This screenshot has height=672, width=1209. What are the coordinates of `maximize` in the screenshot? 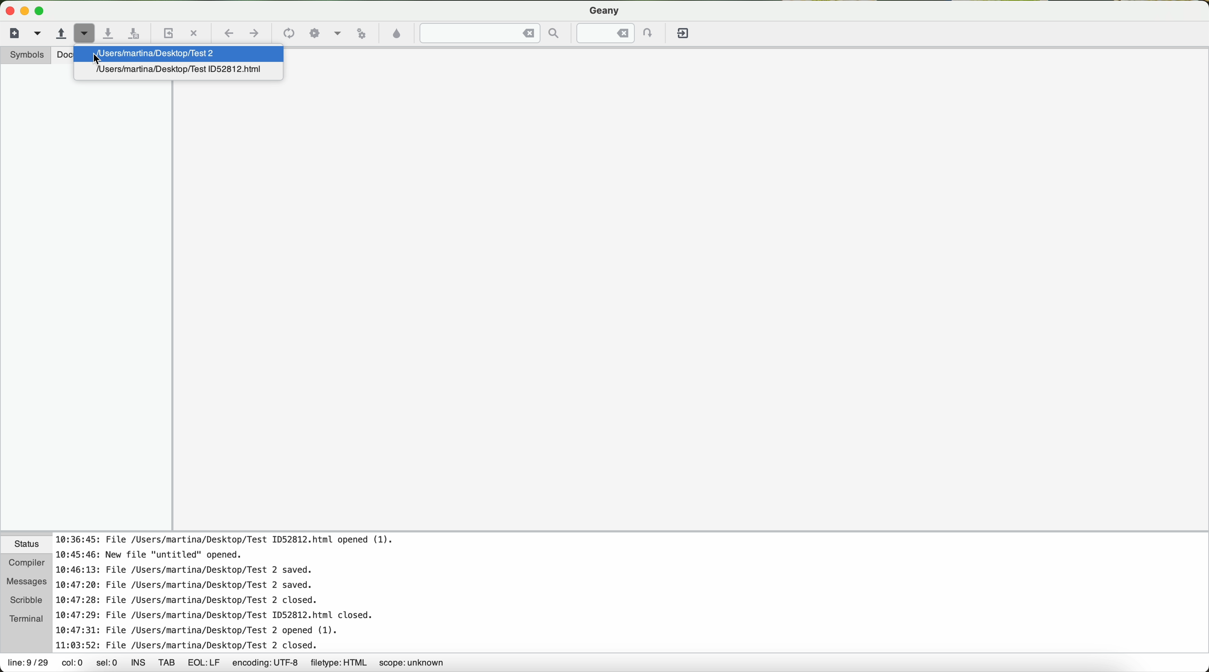 It's located at (41, 12).